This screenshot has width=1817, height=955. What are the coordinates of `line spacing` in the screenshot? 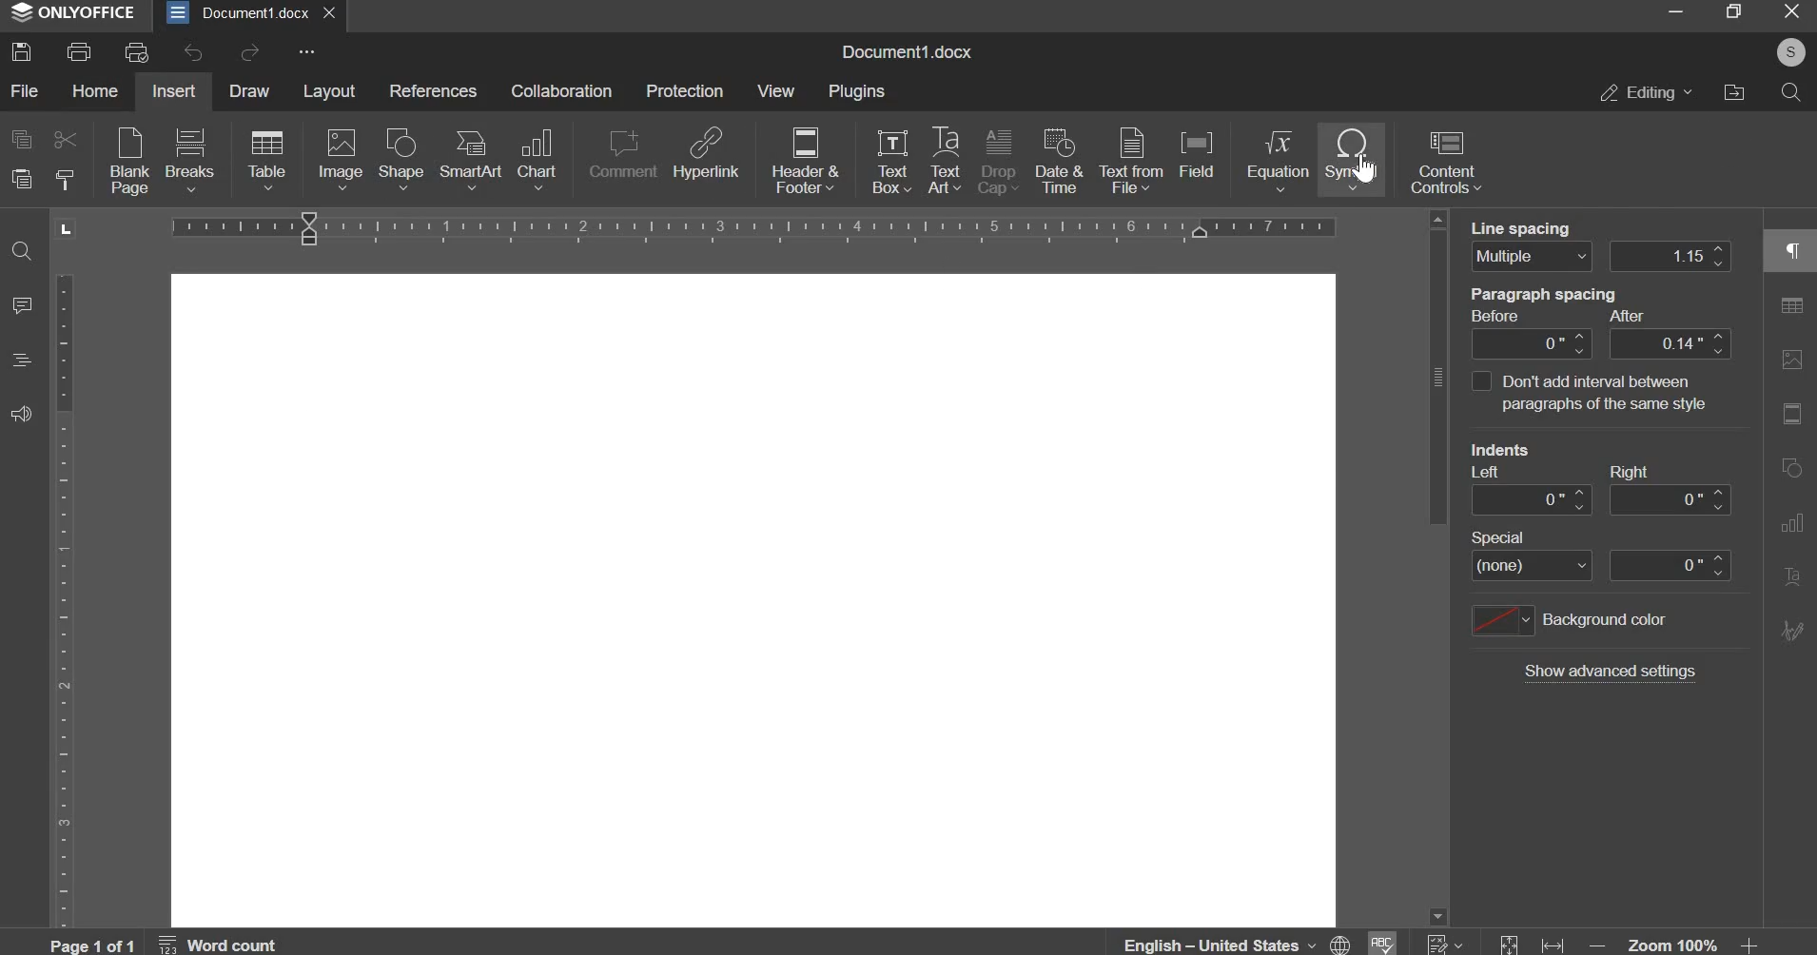 It's located at (1533, 225).